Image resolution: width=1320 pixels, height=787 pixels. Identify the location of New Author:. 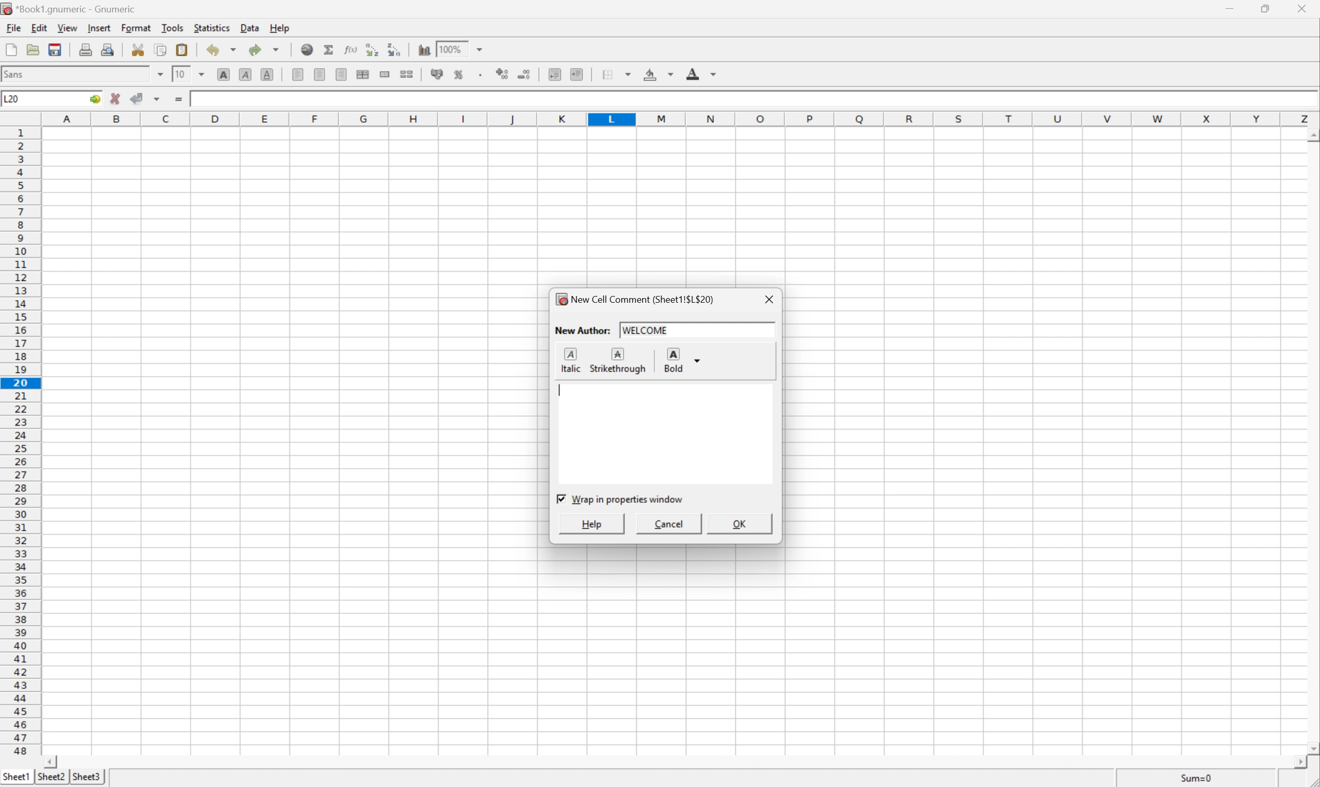
(581, 330).